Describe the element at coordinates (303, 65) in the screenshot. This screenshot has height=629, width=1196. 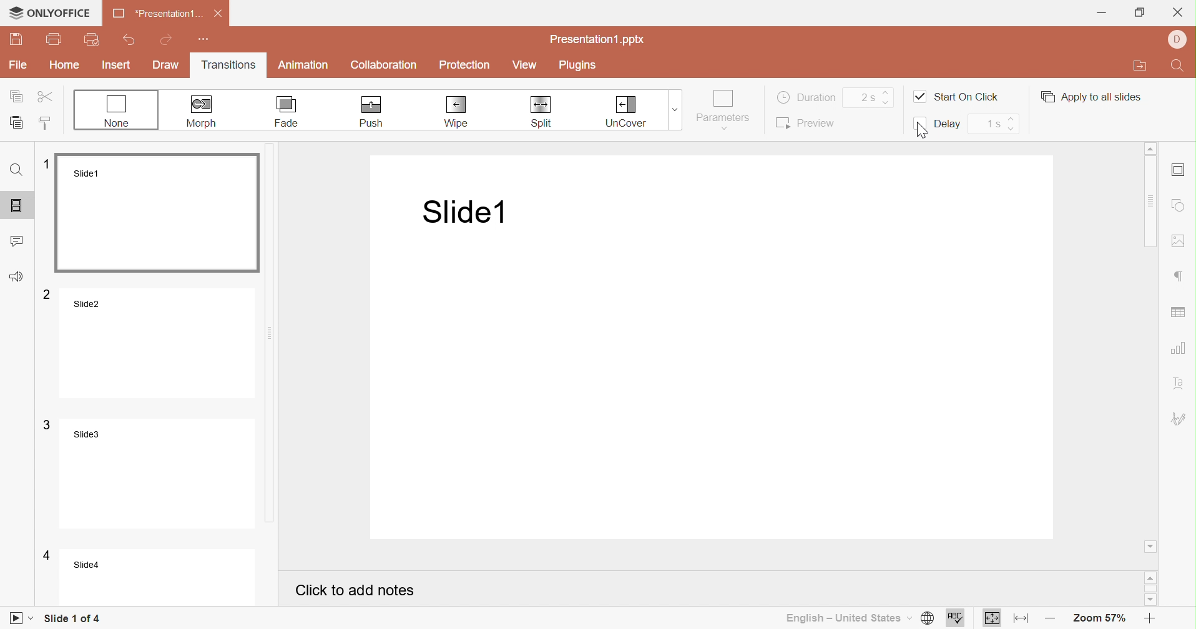
I see `Animation` at that location.